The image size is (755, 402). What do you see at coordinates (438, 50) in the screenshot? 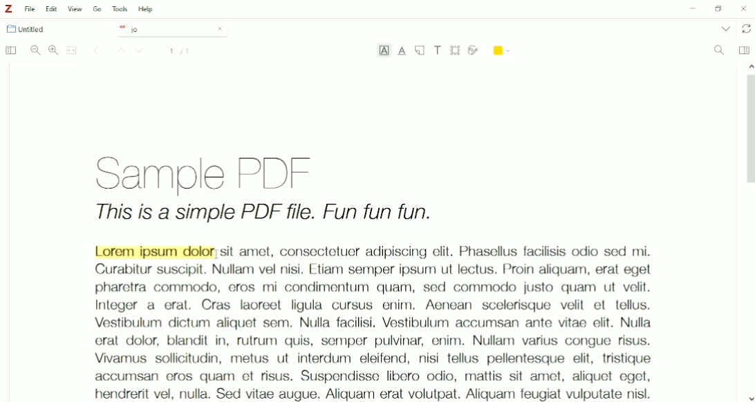
I see `Add Text` at bounding box center [438, 50].